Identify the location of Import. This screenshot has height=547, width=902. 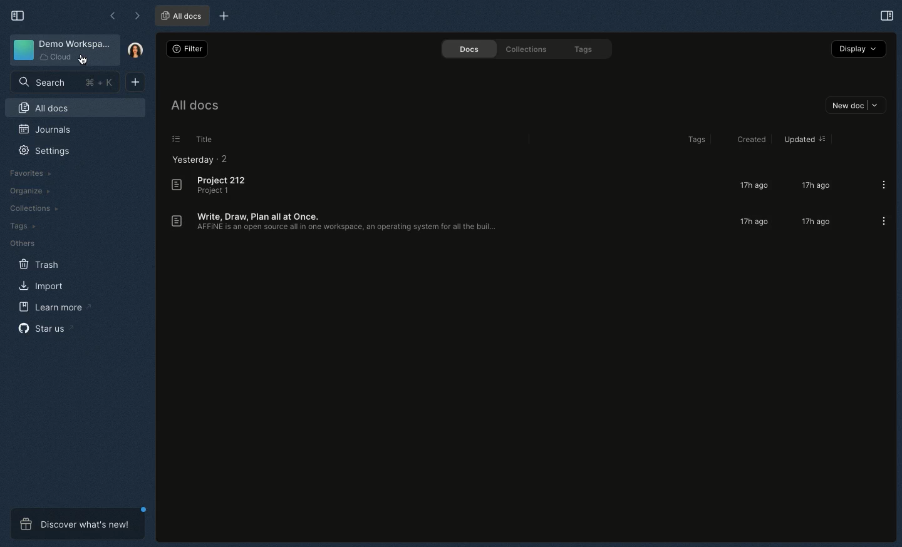
(39, 285).